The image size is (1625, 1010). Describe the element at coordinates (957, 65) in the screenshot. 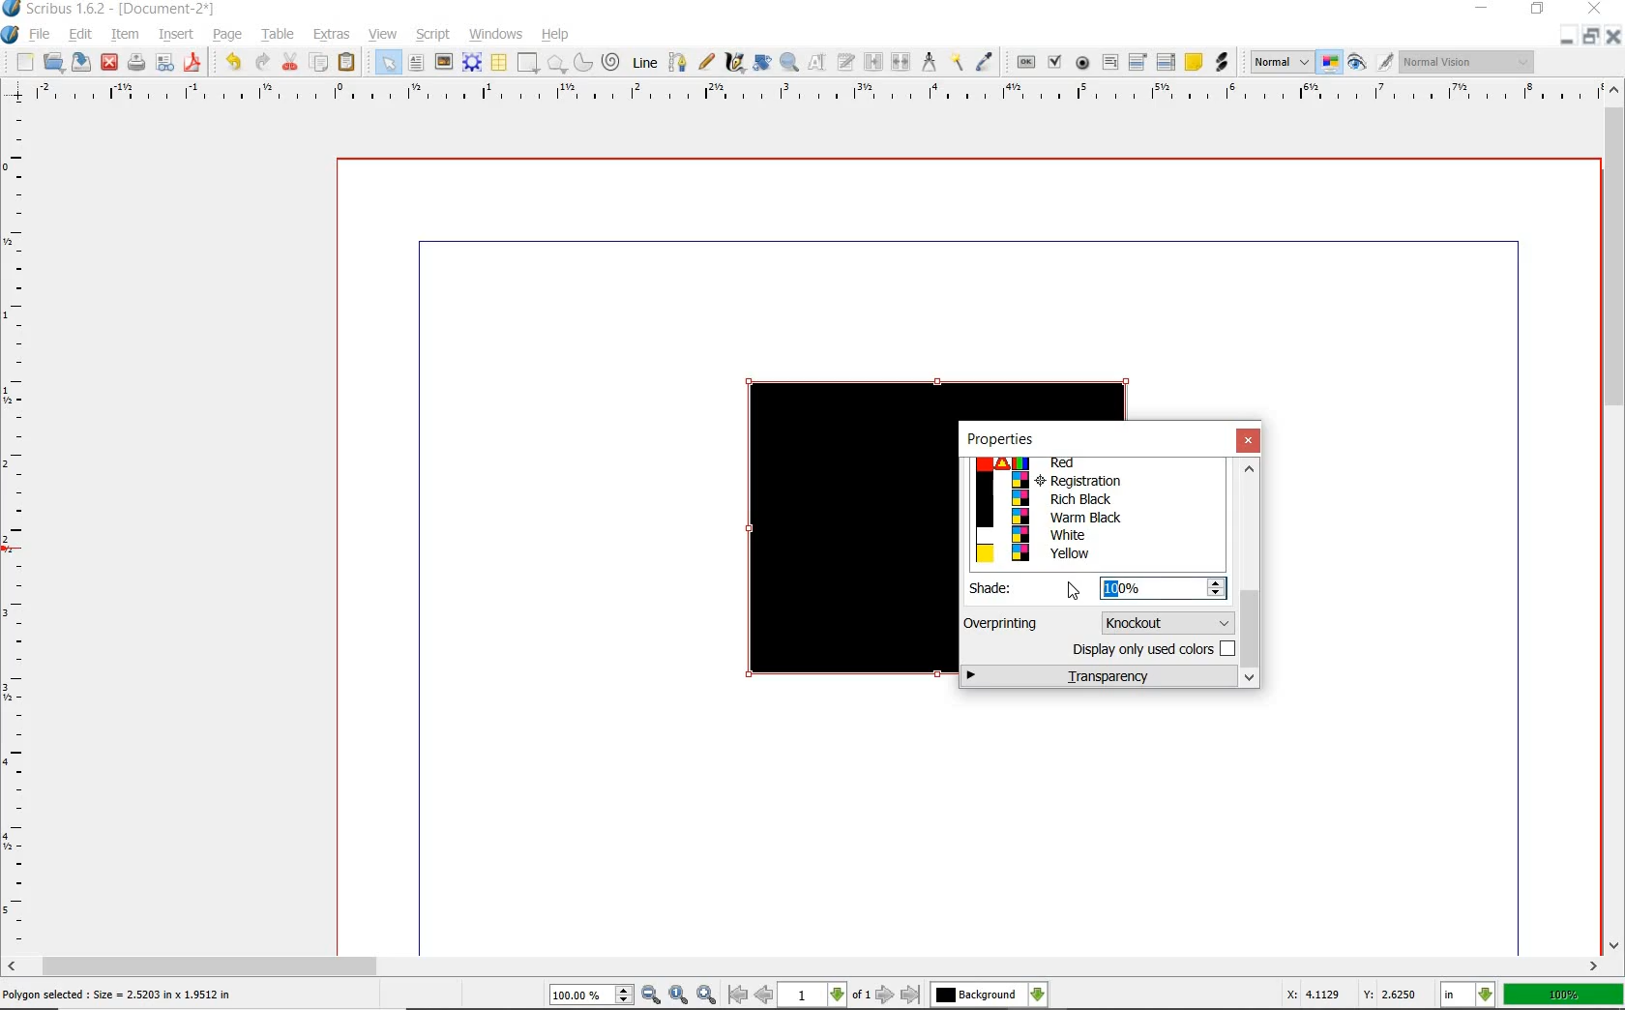

I see `copy item properties` at that location.